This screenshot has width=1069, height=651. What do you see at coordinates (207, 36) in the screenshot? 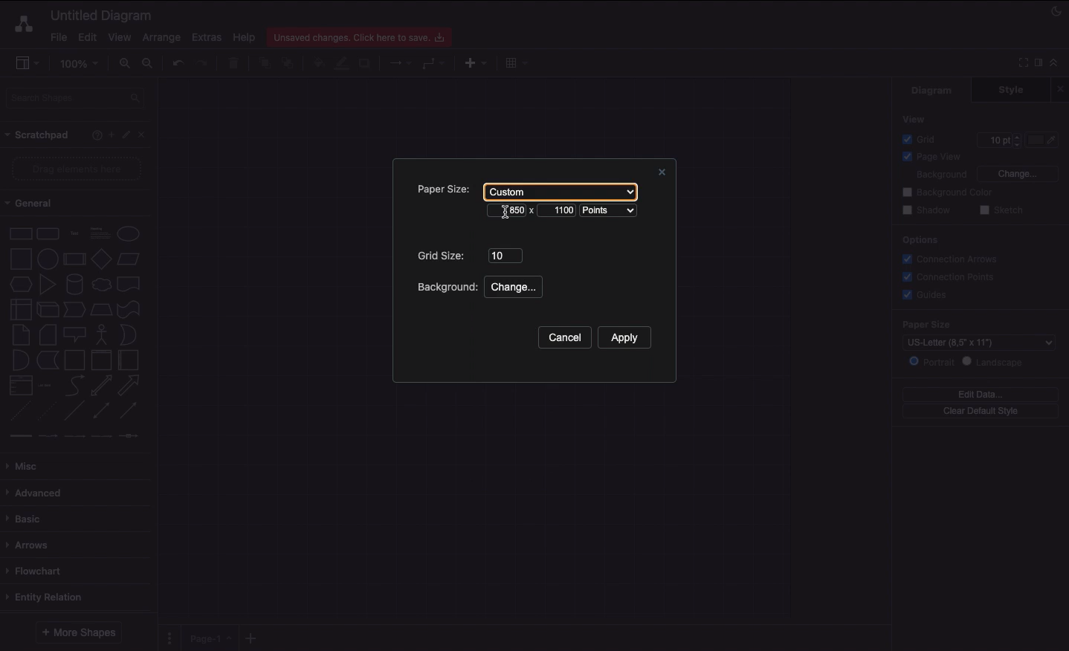
I see `Extras` at bounding box center [207, 36].